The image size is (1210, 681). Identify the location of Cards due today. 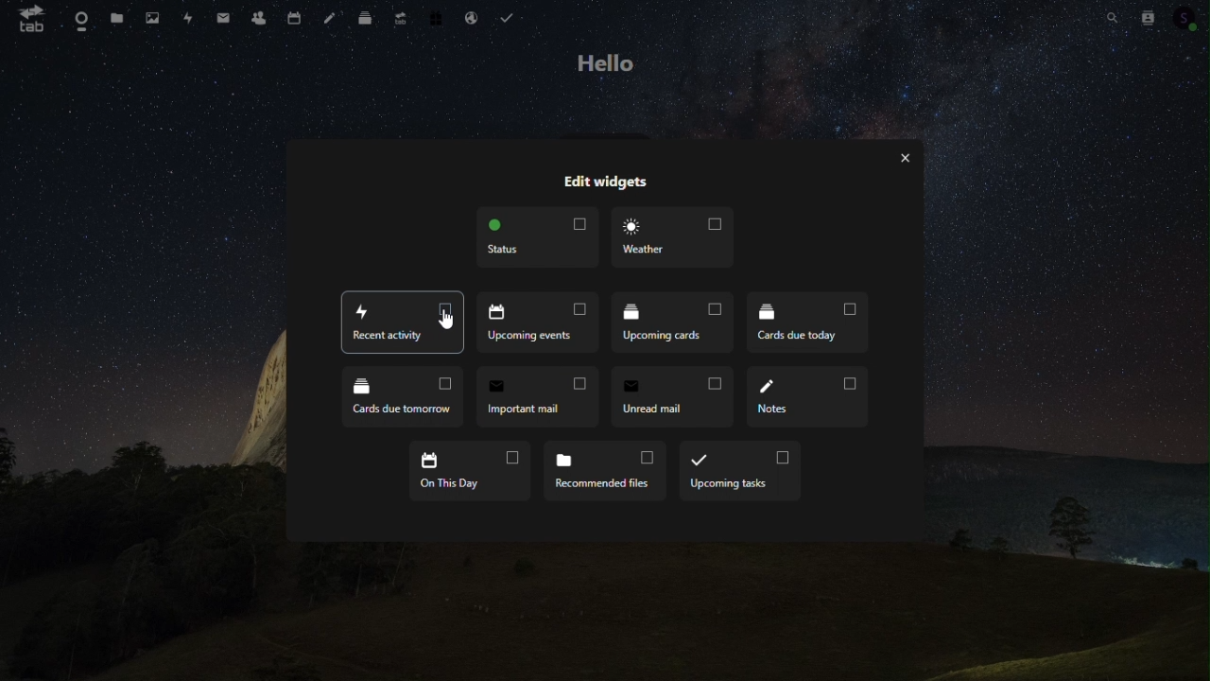
(807, 322).